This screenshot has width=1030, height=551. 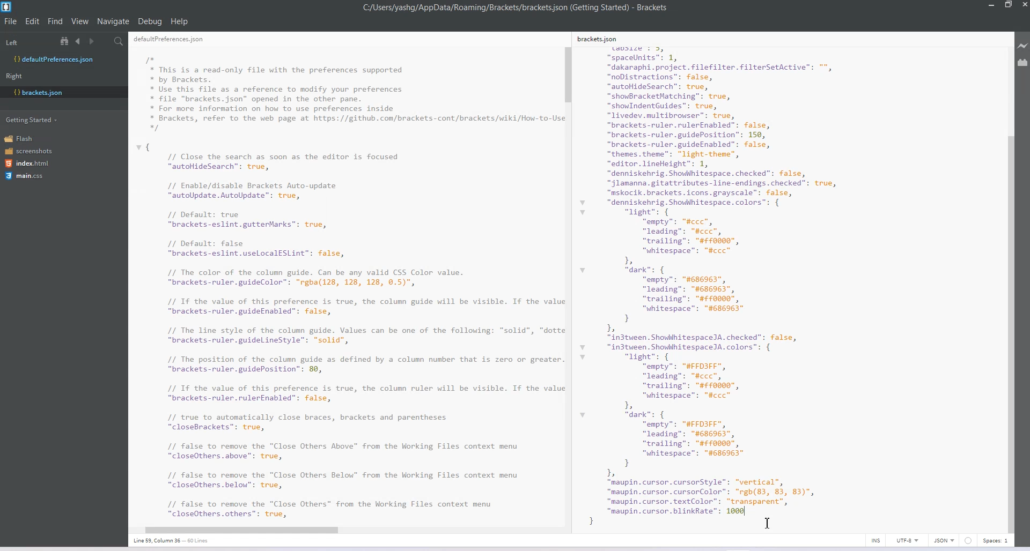 I want to click on Live Preview, so click(x=1023, y=46).